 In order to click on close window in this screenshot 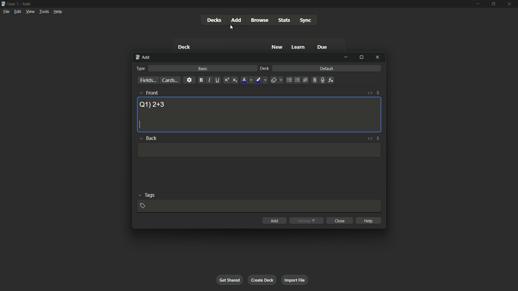, I will do `click(378, 57)`.